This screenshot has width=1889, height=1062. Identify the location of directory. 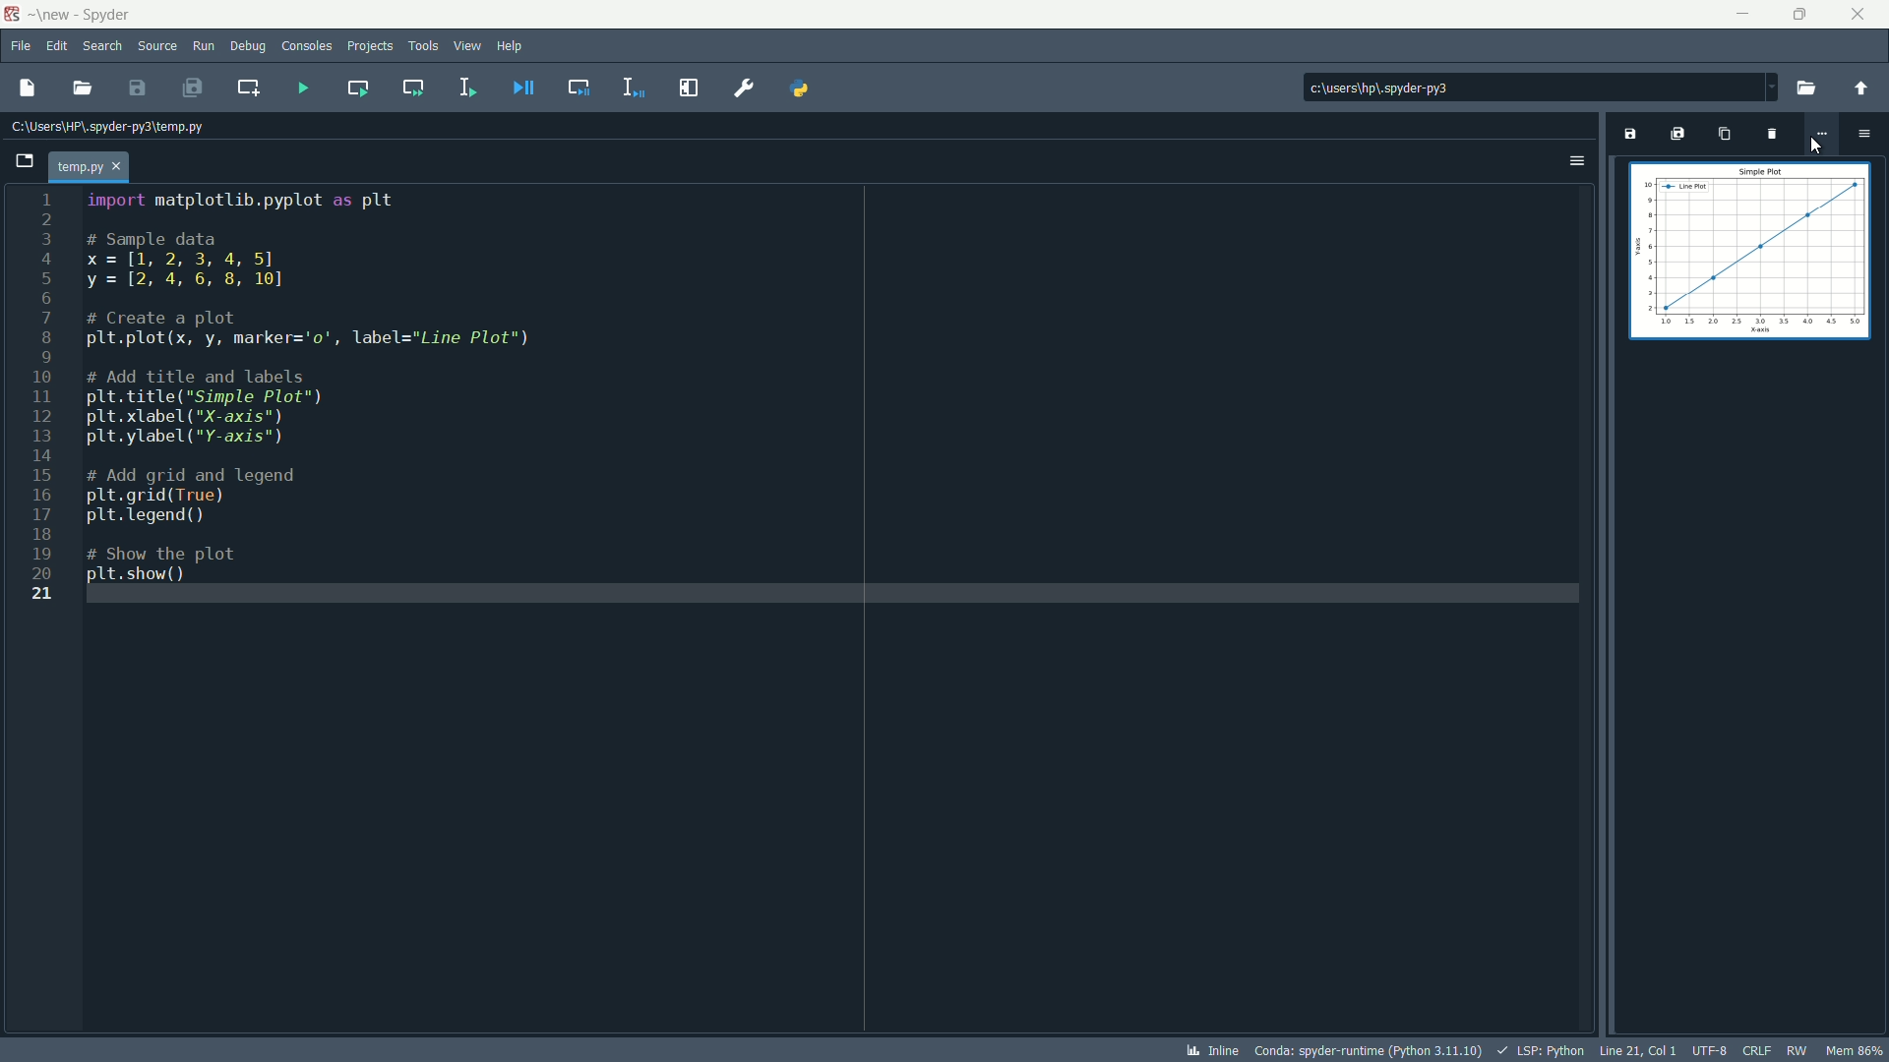
(1451, 88).